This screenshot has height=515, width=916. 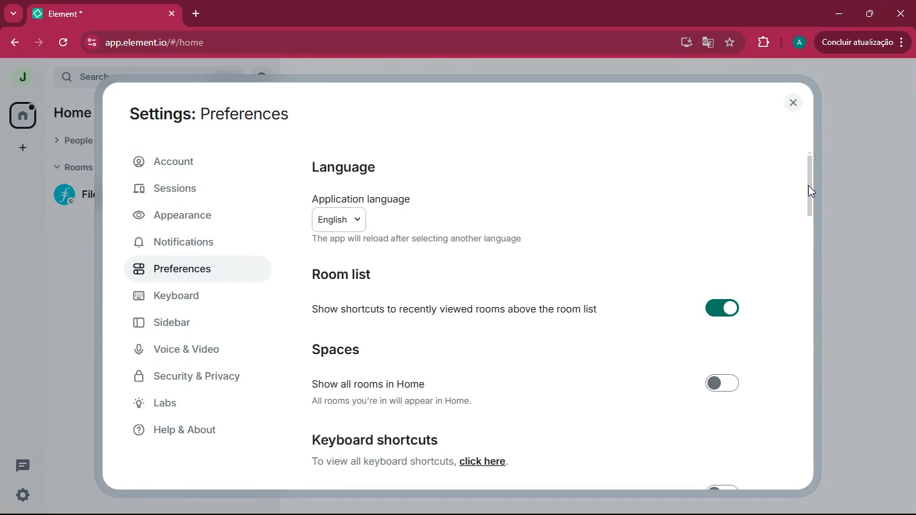 I want to click on room list, so click(x=350, y=275).